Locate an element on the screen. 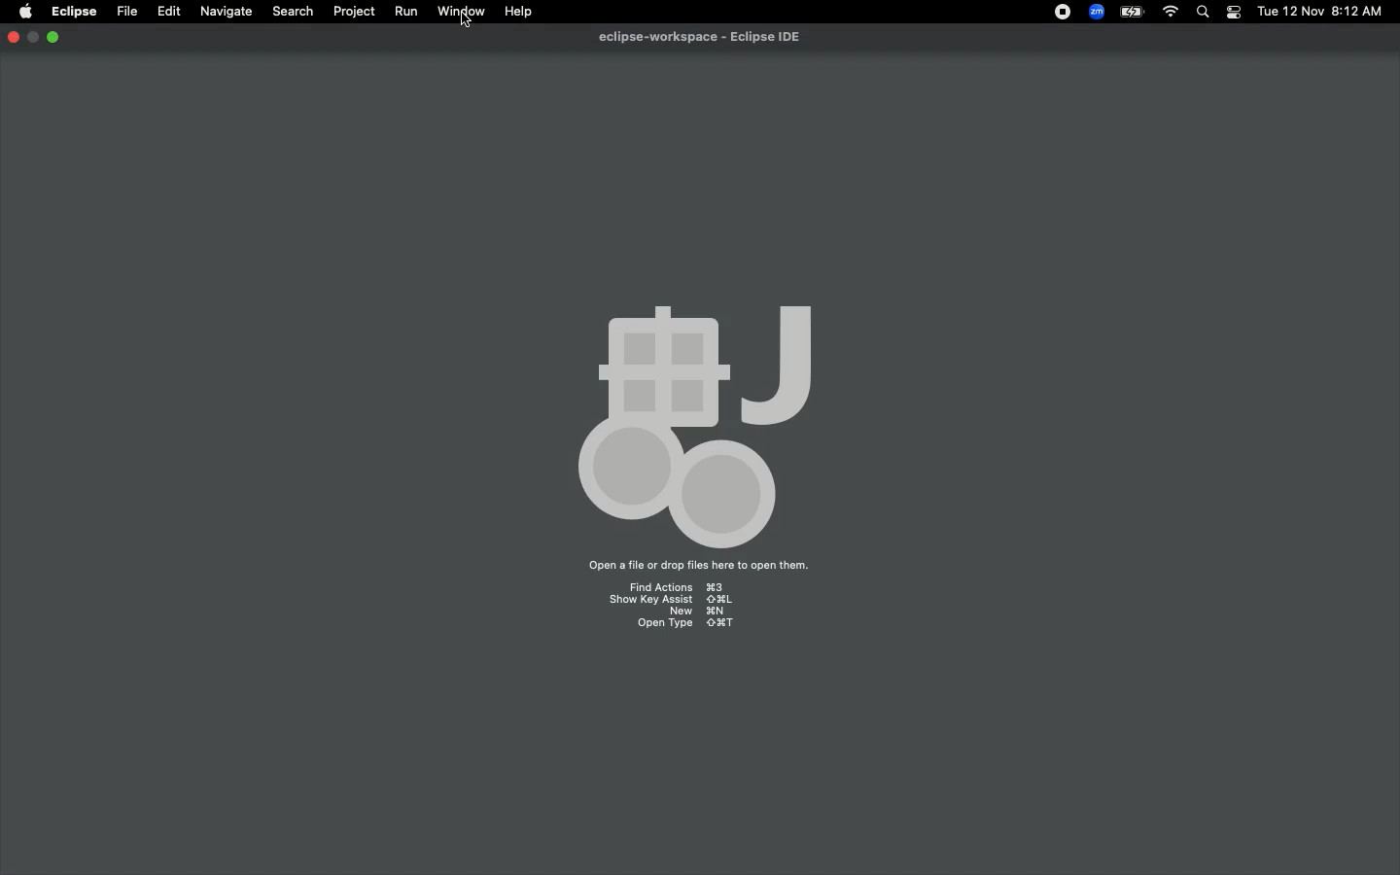  Edit is located at coordinates (166, 10).